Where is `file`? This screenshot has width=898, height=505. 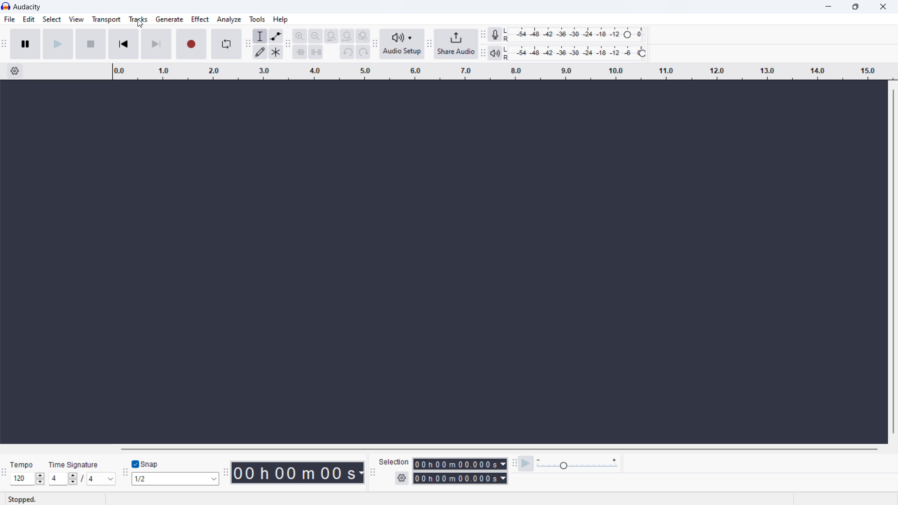 file is located at coordinates (9, 20).